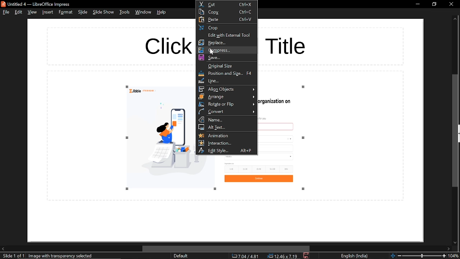 The height and width of the screenshot is (259, 460). What do you see at coordinates (226, 66) in the screenshot?
I see `original size` at bounding box center [226, 66].